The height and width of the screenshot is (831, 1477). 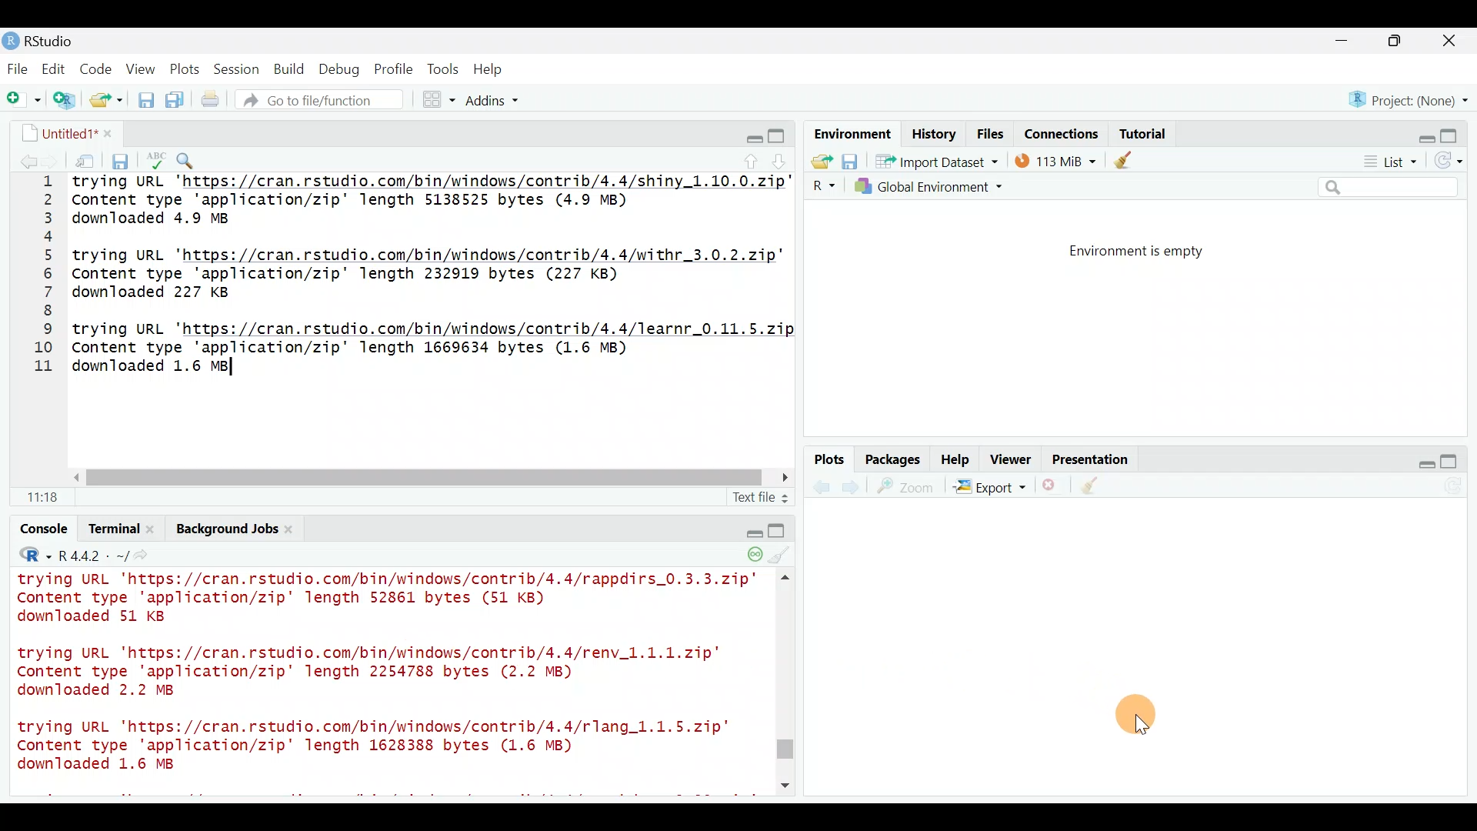 What do you see at coordinates (818, 161) in the screenshot?
I see `Load workspace` at bounding box center [818, 161].